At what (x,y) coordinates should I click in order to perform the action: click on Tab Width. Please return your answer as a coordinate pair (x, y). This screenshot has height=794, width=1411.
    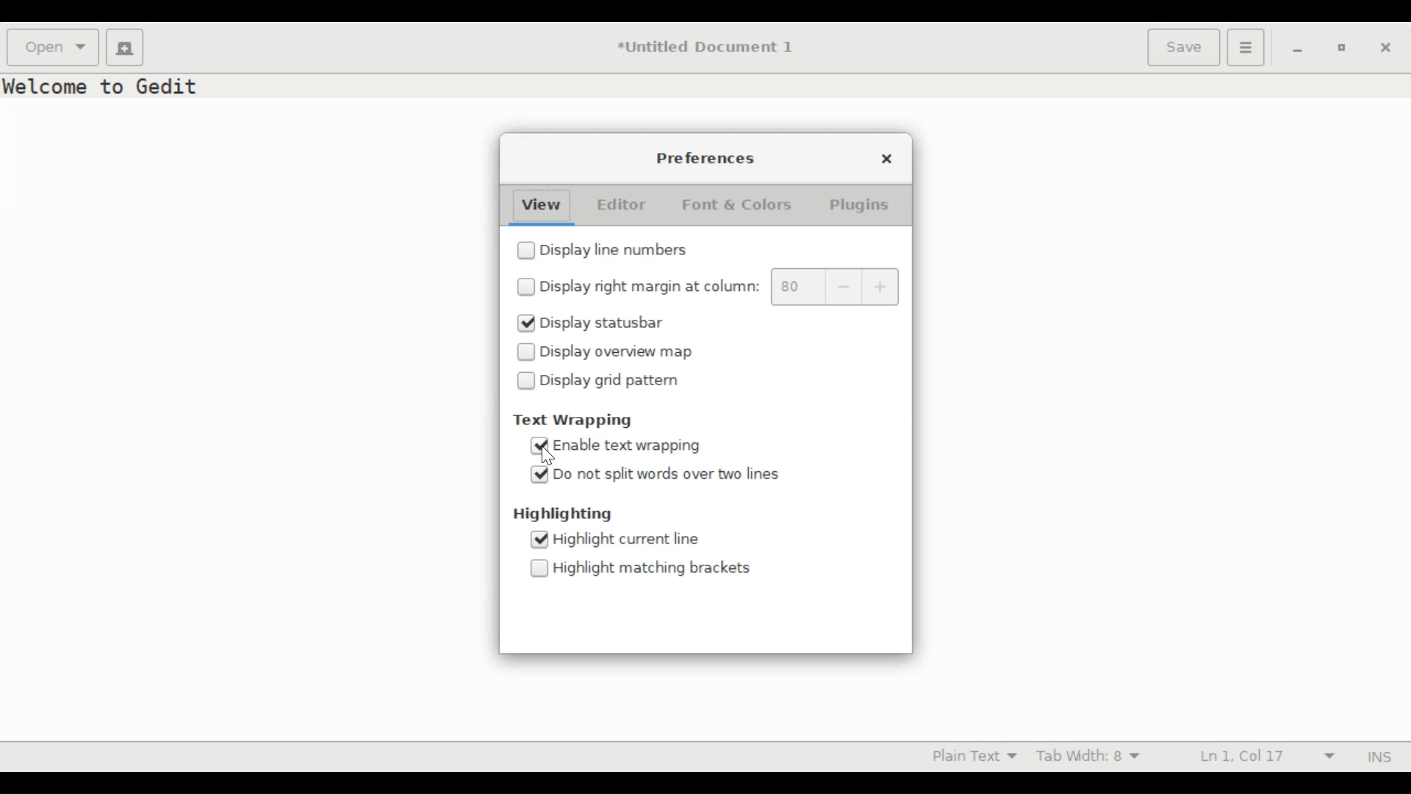
    Looking at the image, I should click on (1088, 757).